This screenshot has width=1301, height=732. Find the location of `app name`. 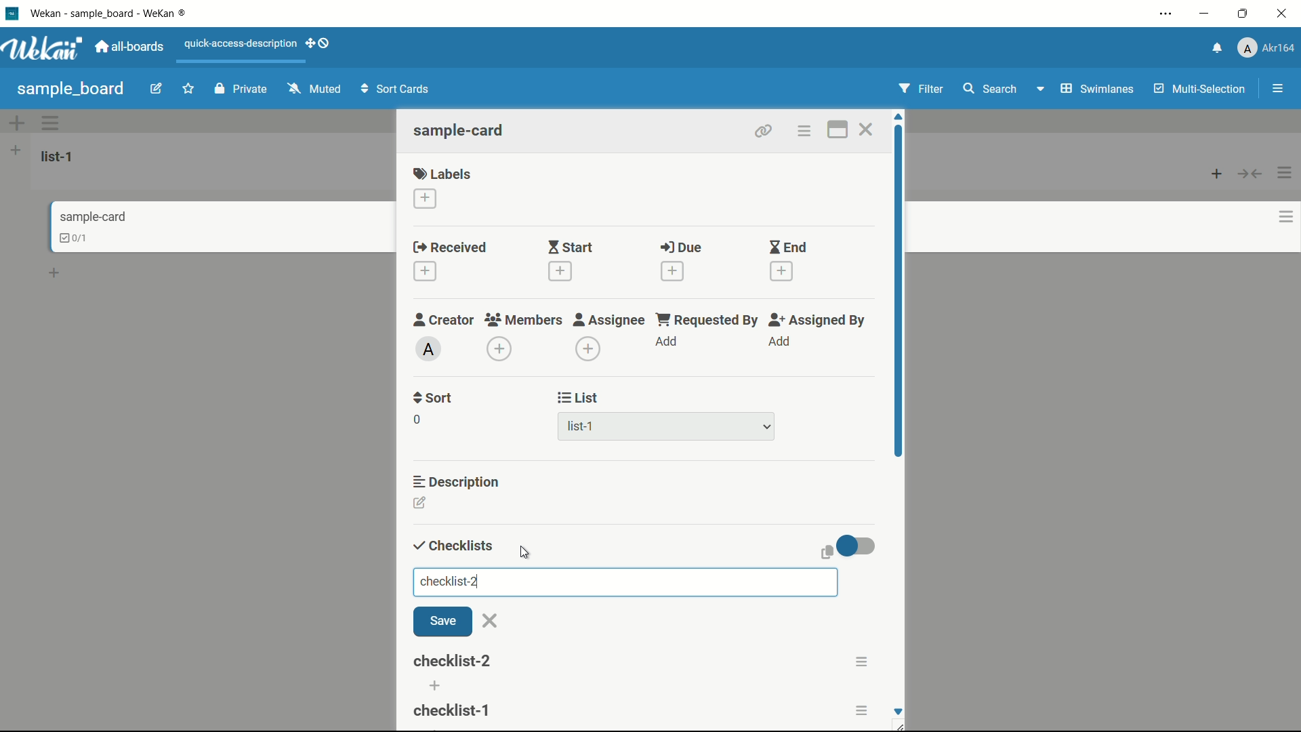

app name is located at coordinates (110, 13).